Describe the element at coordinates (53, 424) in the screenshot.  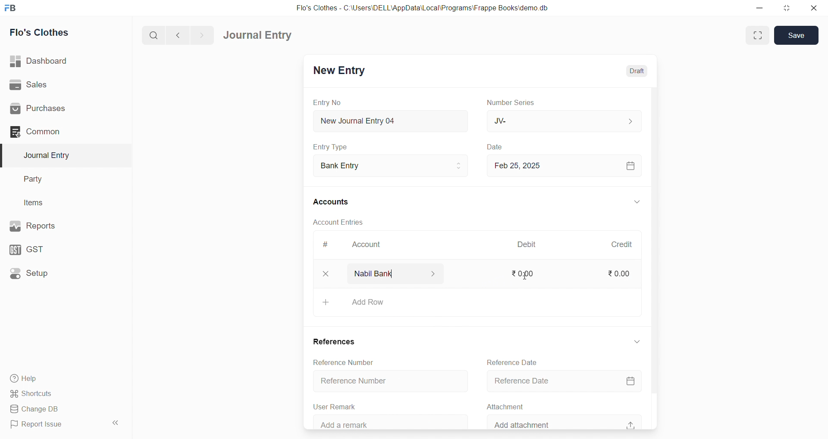
I see `Report Issue` at that location.